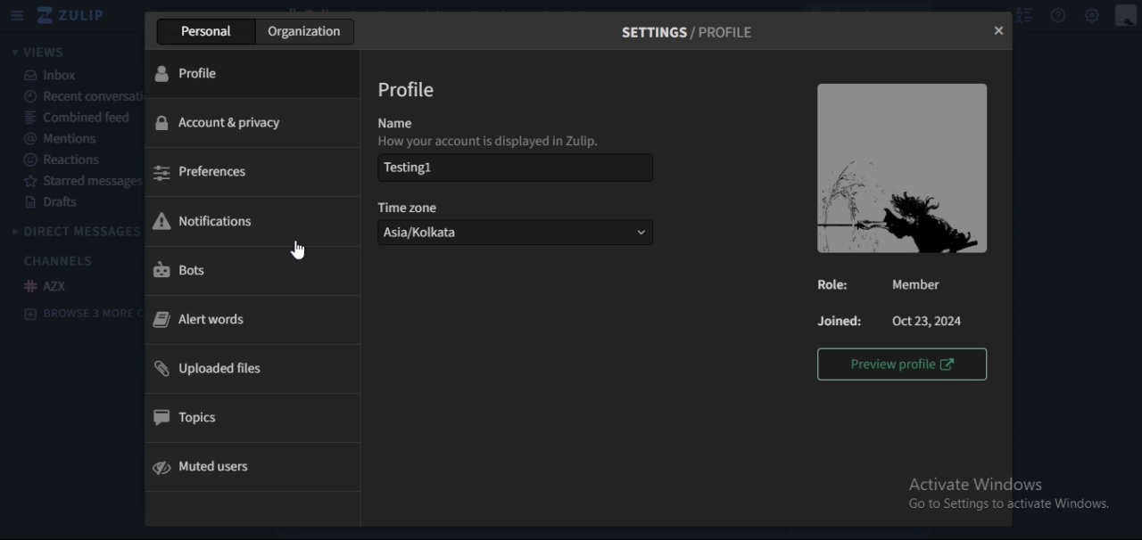  What do you see at coordinates (530, 169) in the screenshot?
I see `Testing 1` at bounding box center [530, 169].